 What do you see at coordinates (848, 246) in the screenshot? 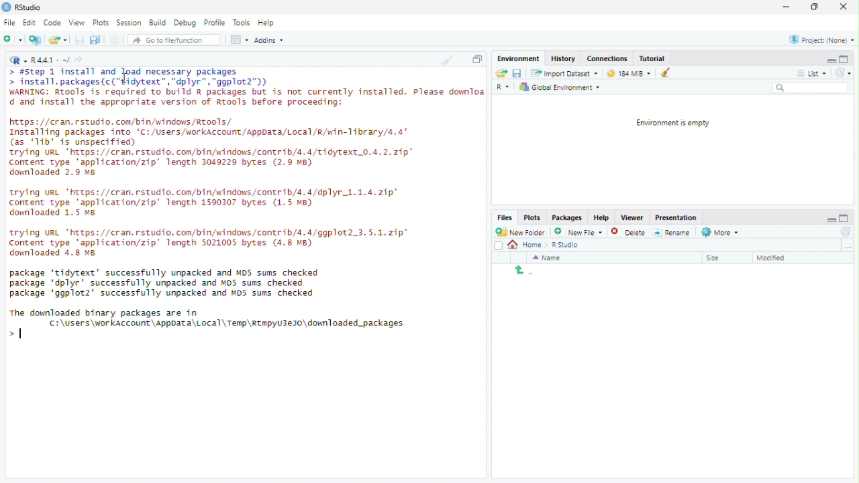
I see `Browse` at bounding box center [848, 246].